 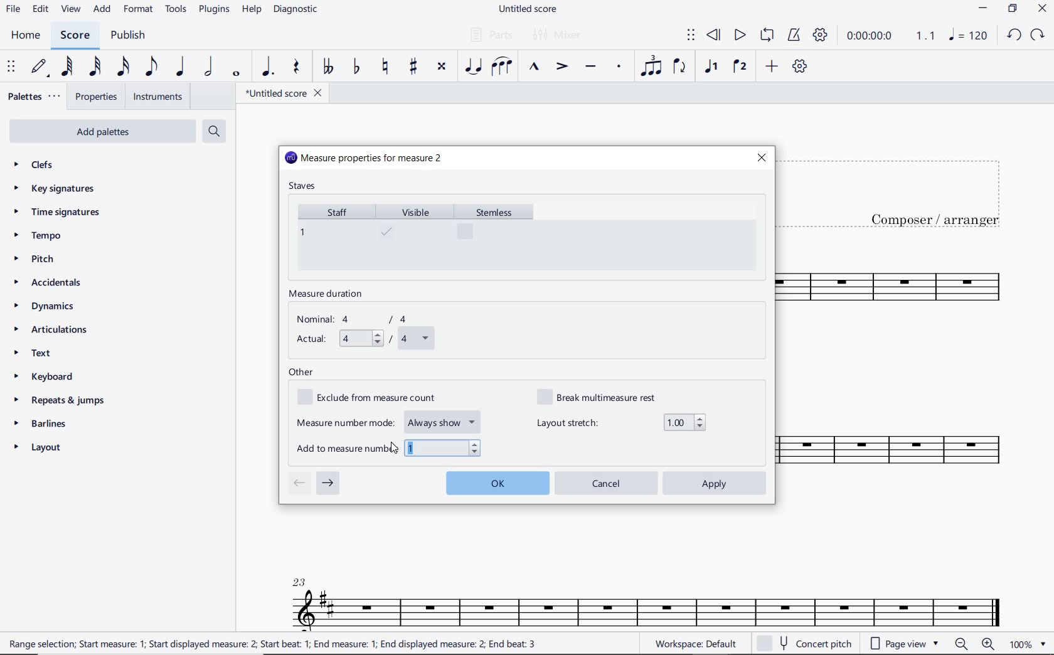 I want to click on INSTRUMENT: TENOR SAXOPHONE, so click(x=647, y=594).